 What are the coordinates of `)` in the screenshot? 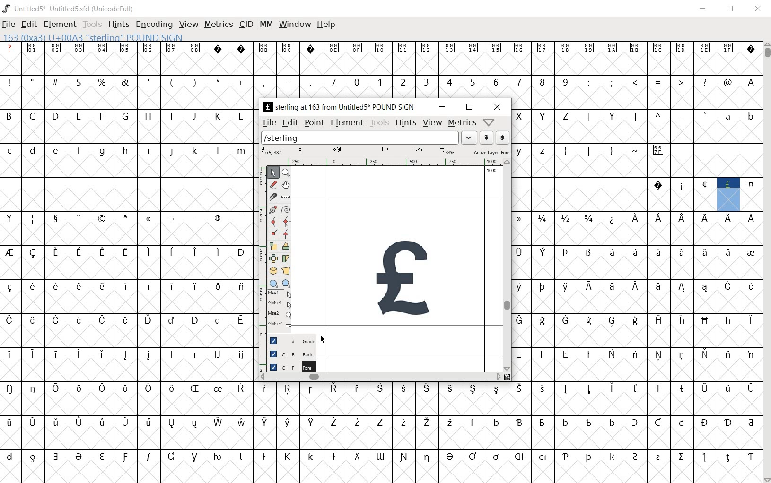 It's located at (196, 81).